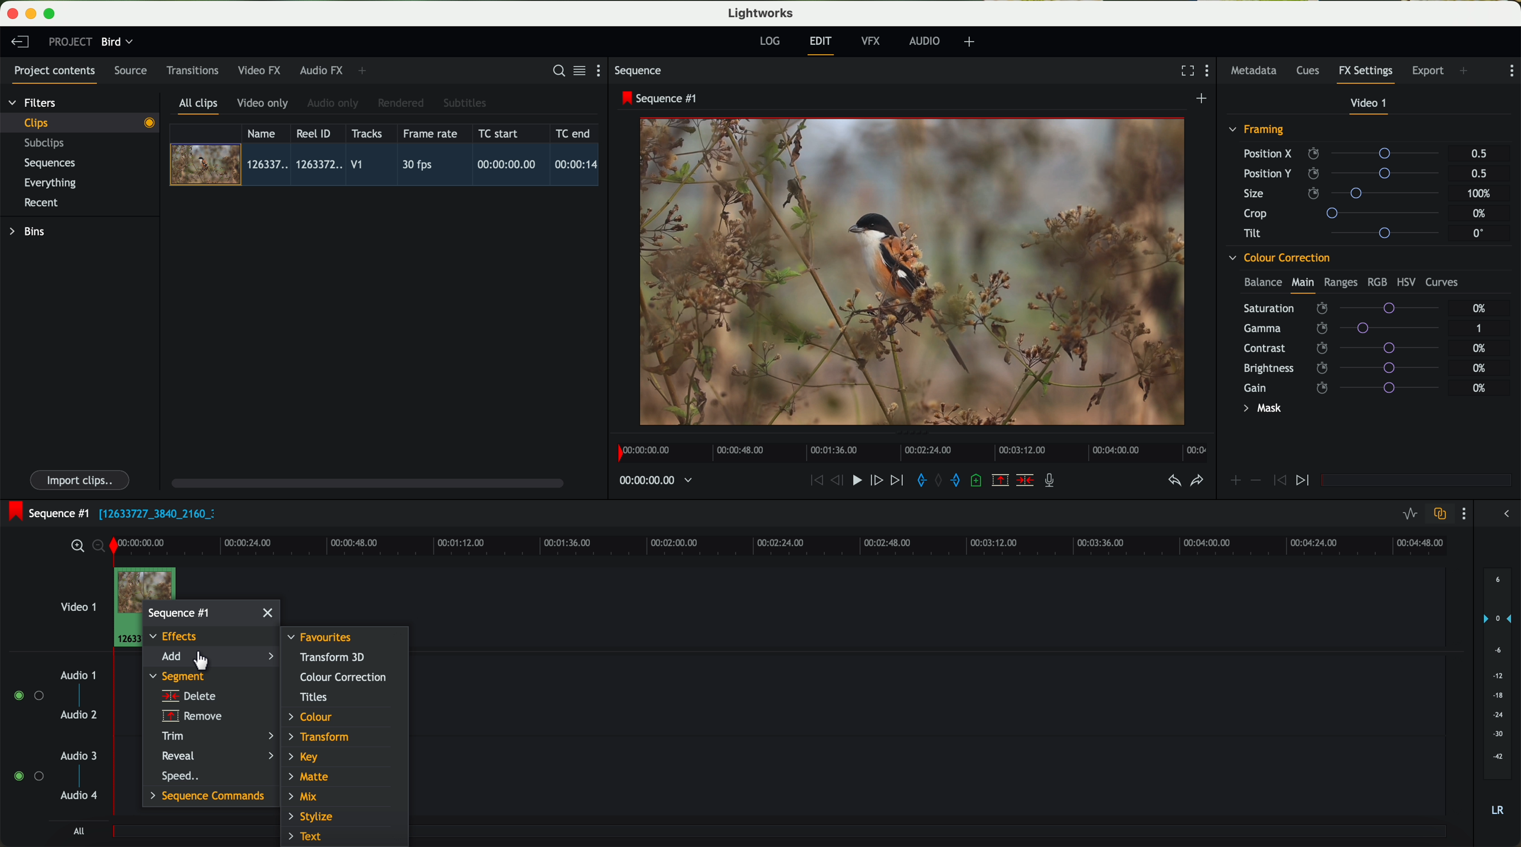 This screenshot has height=847, width=1521. Describe the element at coordinates (812, 544) in the screenshot. I see `timeline` at that location.